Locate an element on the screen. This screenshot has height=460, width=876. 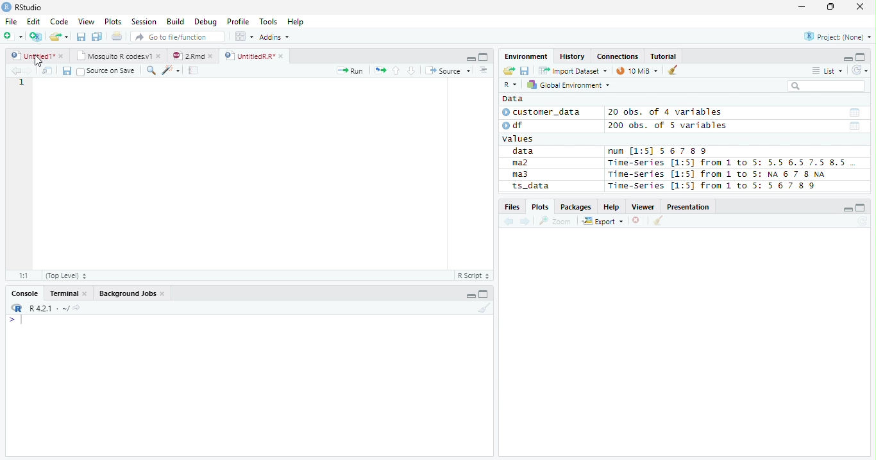
Close is located at coordinates (859, 7).